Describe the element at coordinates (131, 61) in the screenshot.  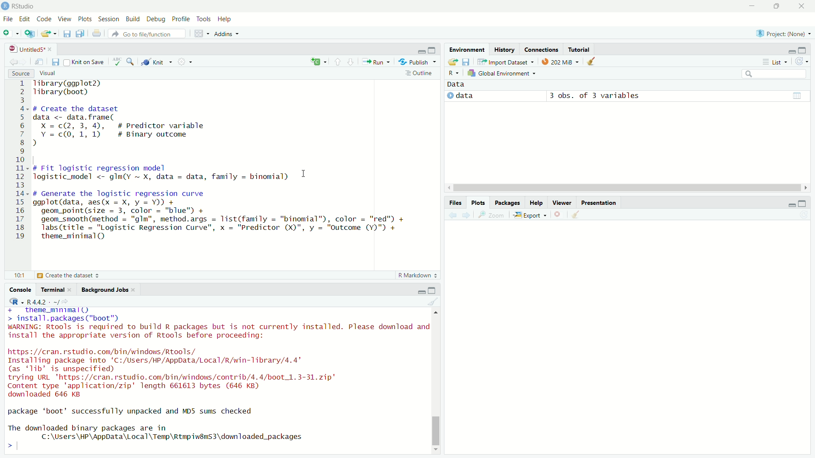
I see `Find/Replace` at that location.